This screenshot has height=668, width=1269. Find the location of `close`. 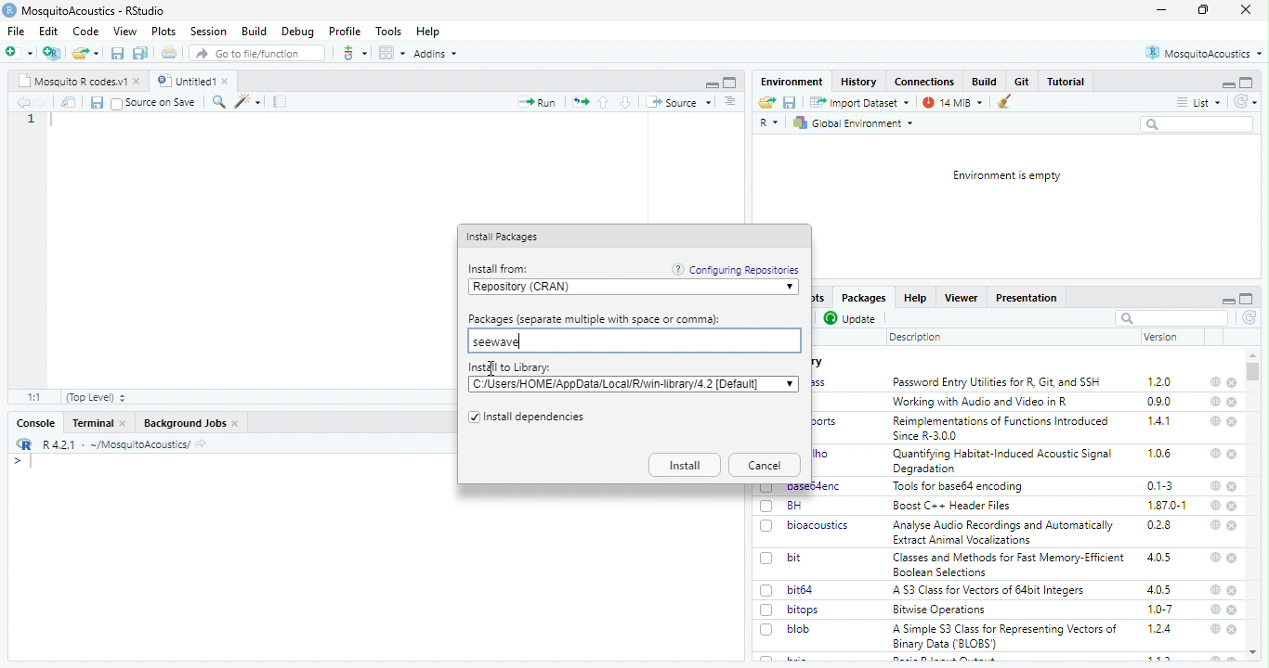

close is located at coordinates (228, 81).